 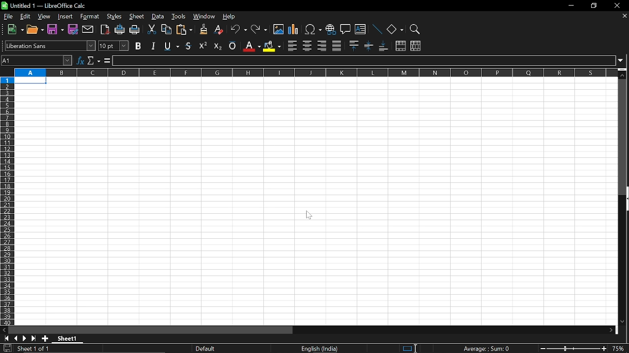 What do you see at coordinates (139, 46) in the screenshot?
I see `bold` at bounding box center [139, 46].